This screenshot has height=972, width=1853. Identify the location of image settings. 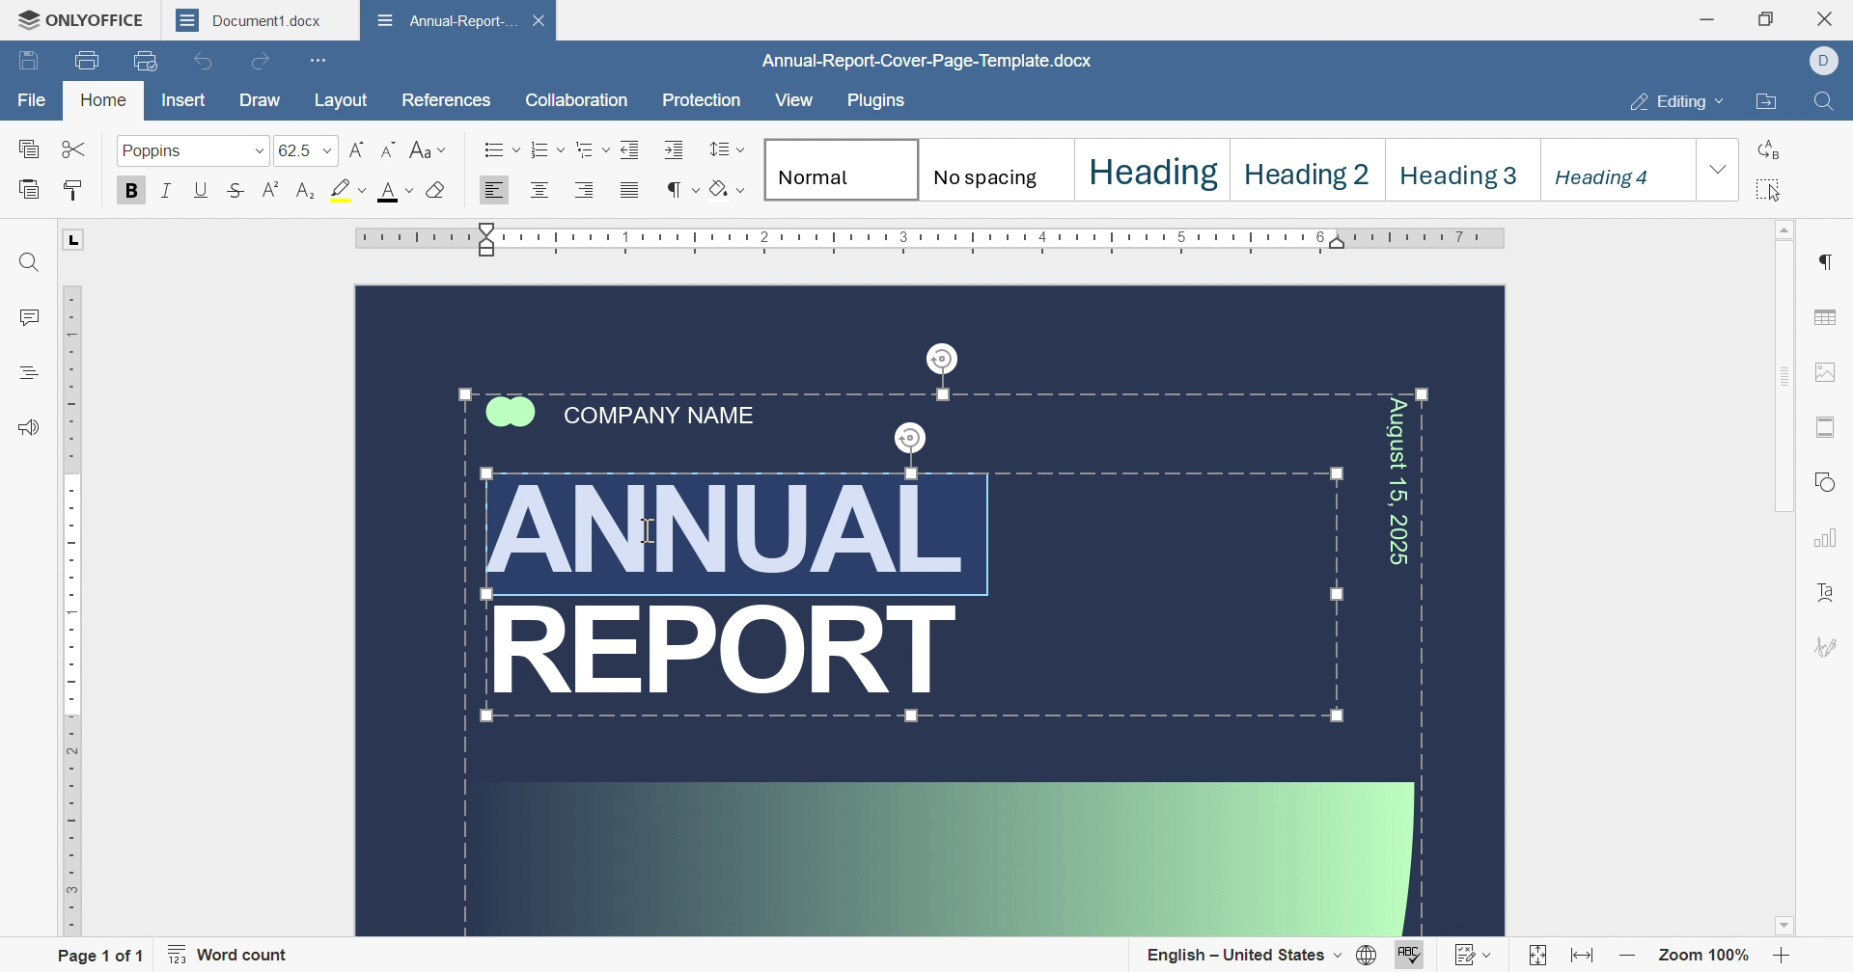
(1830, 372).